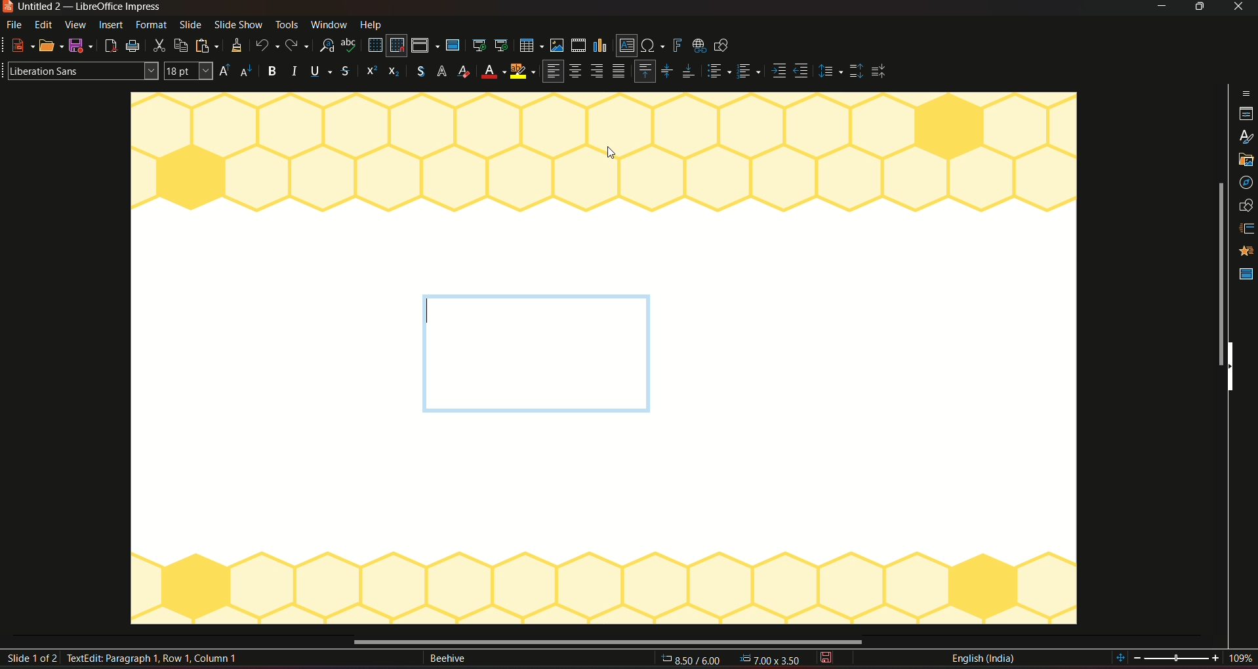 This screenshot has height=669, width=1258. Describe the element at coordinates (479, 45) in the screenshot. I see `start from first slide` at that location.